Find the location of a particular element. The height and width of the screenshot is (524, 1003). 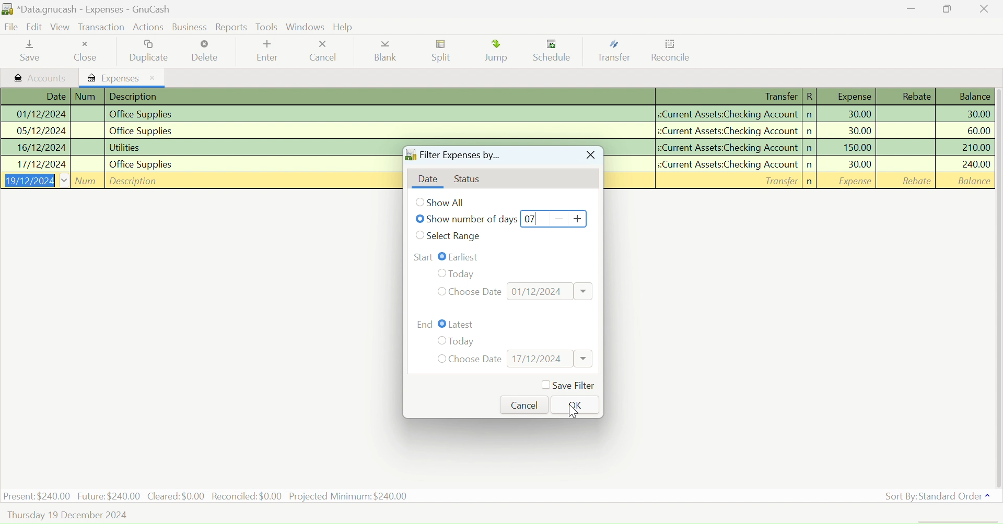

Close Window is located at coordinates (589, 156).